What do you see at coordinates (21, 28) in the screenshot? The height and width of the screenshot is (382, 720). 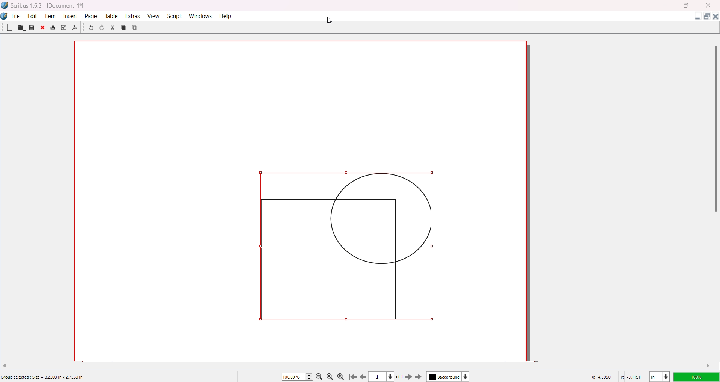 I see `Open` at bounding box center [21, 28].